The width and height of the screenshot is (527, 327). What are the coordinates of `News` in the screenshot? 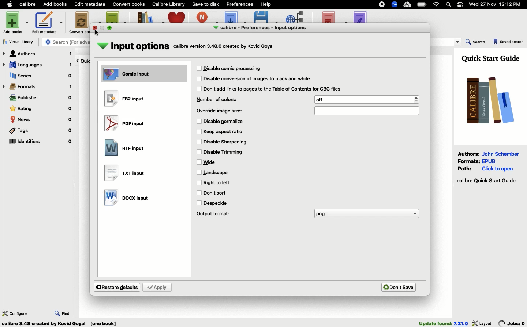 It's located at (41, 120).